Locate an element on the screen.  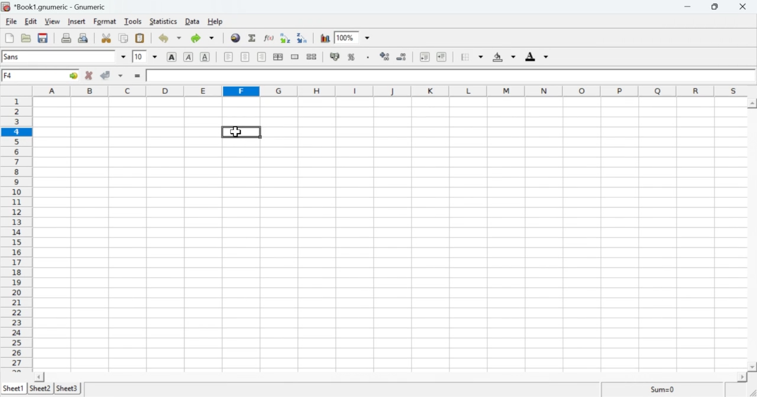
Foreground is located at coordinates (535, 56).